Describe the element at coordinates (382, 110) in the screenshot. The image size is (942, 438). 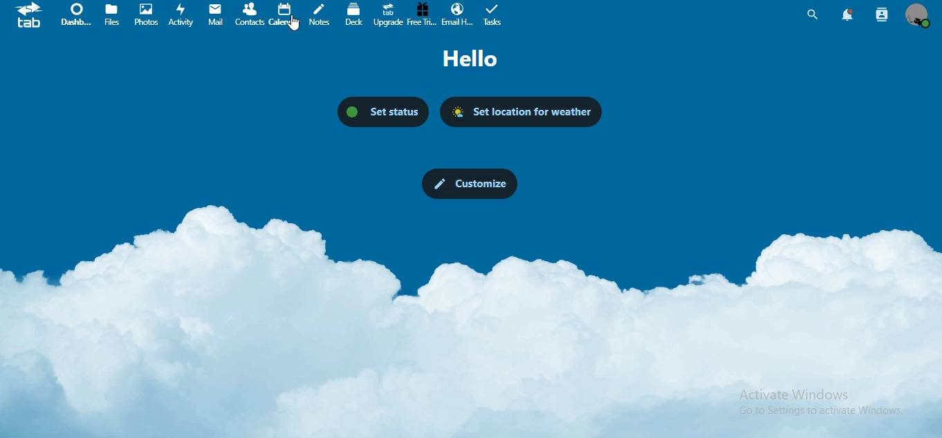
I see `set status` at that location.